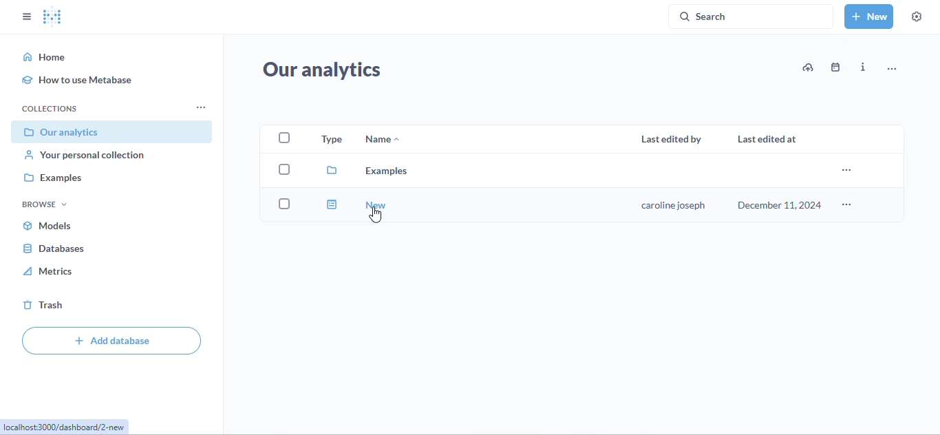 This screenshot has height=435, width=940. What do you see at coordinates (85, 155) in the screenshot?
I see `your personal collection` at bounding box center [85, 155].